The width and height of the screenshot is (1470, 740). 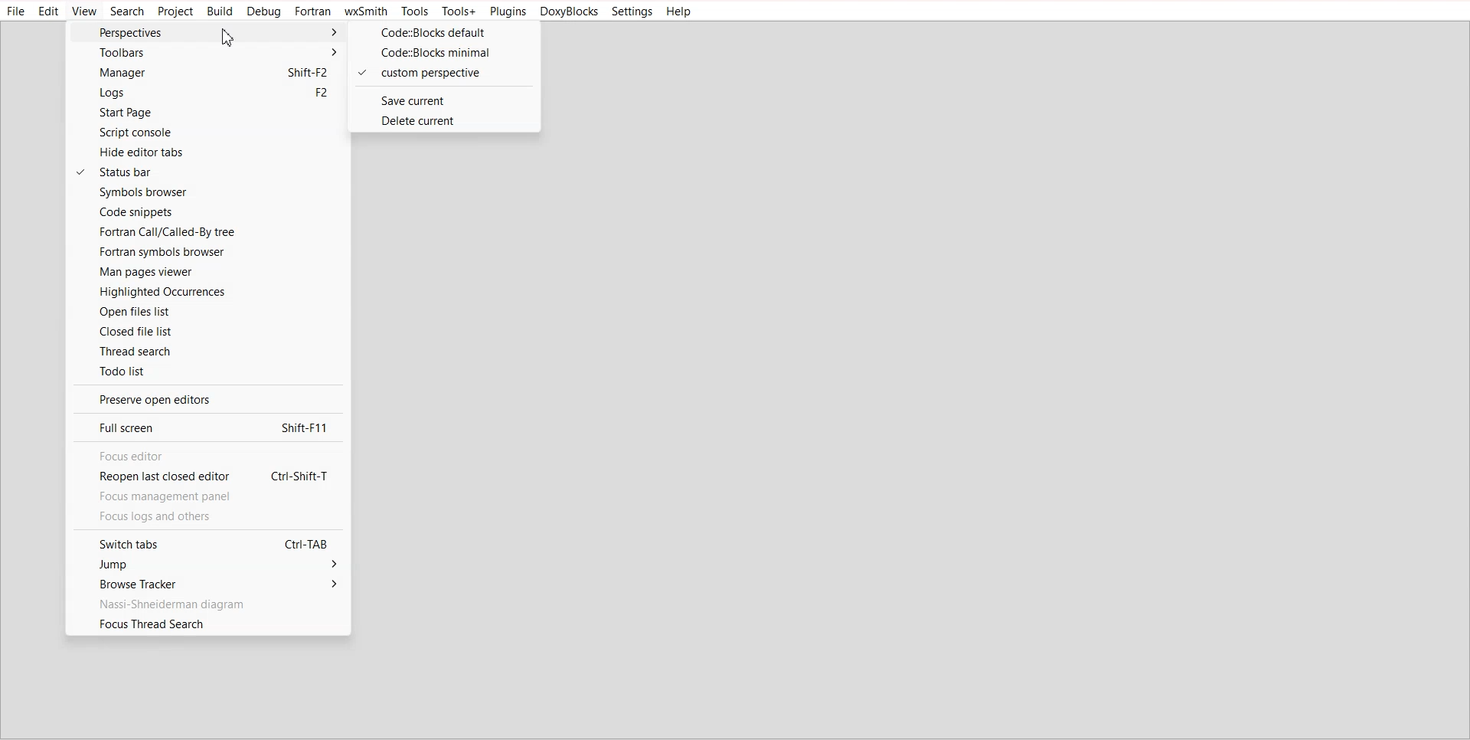 What do you see at coordinates (570, 12) in the screenshot?
I see `DoxyBlocks` at bounding box center [570, 12].